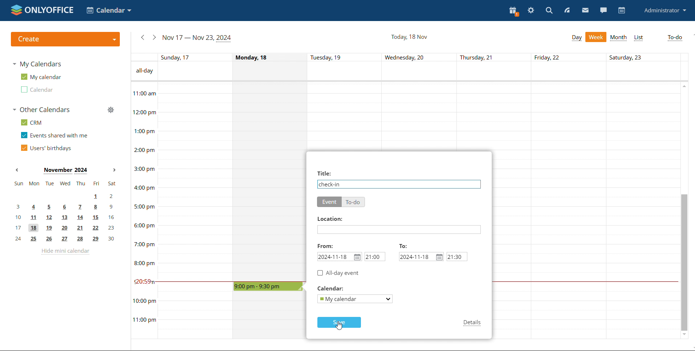 This screenshot has height=351, width=695. Describe the element at coordinates (577, 37) in the screenshot. I see `day view` at that location.